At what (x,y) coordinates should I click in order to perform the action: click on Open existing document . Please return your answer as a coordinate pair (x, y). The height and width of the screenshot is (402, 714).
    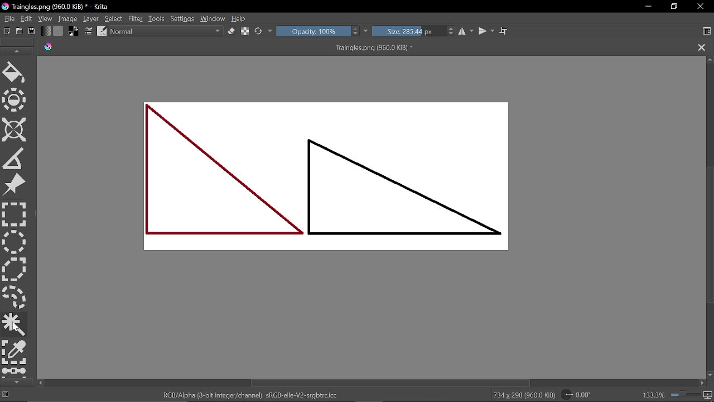
    Looking at the image, I should click on (20, 31).